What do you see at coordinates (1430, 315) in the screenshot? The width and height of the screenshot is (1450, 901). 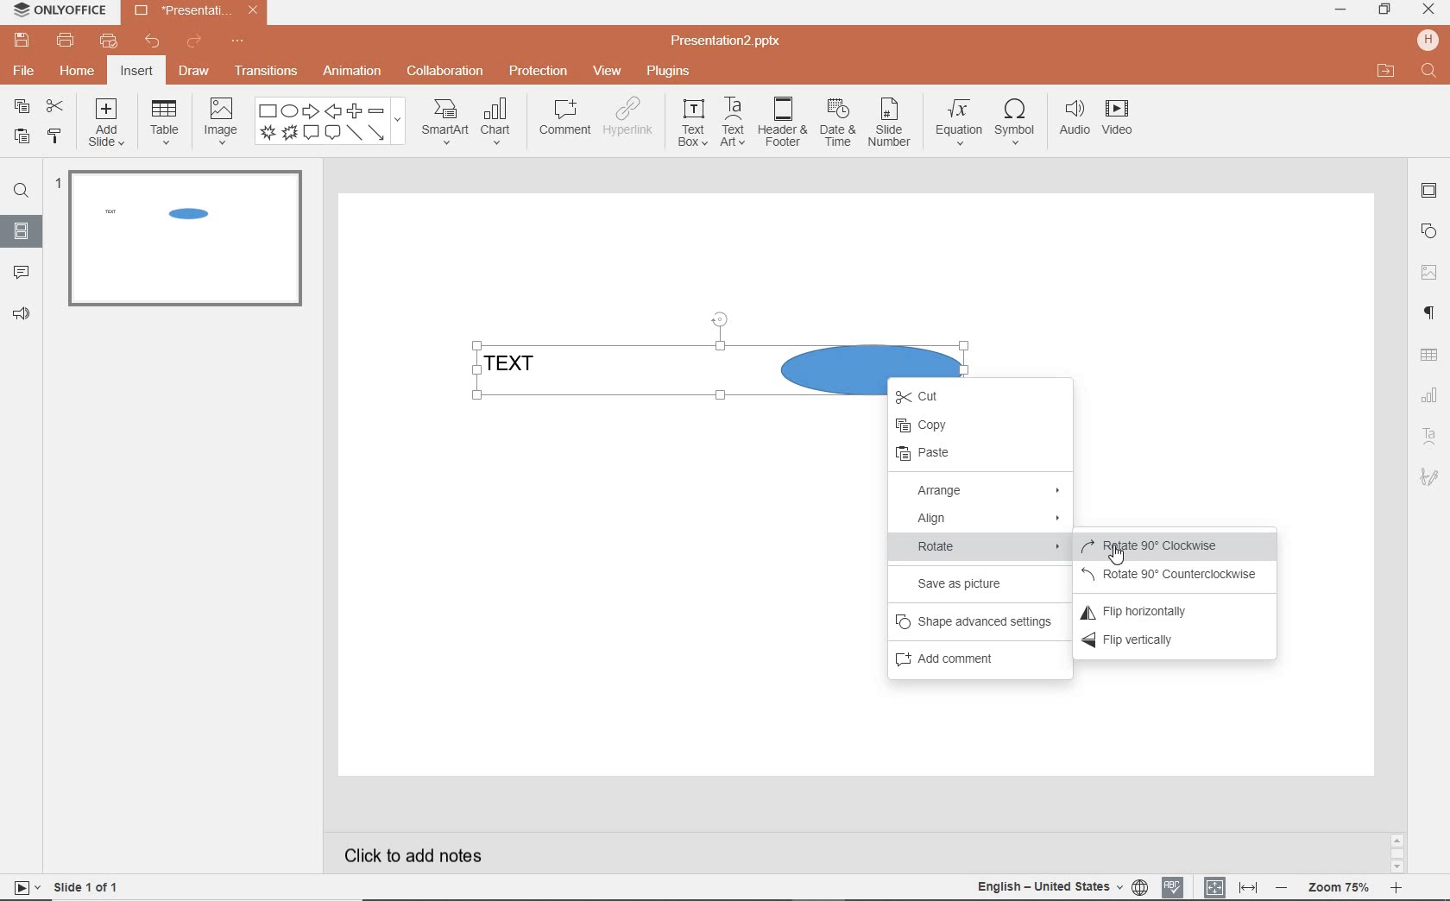 I see `PARAGRAPH SETTINGS` at bounding box center [1430, 315].